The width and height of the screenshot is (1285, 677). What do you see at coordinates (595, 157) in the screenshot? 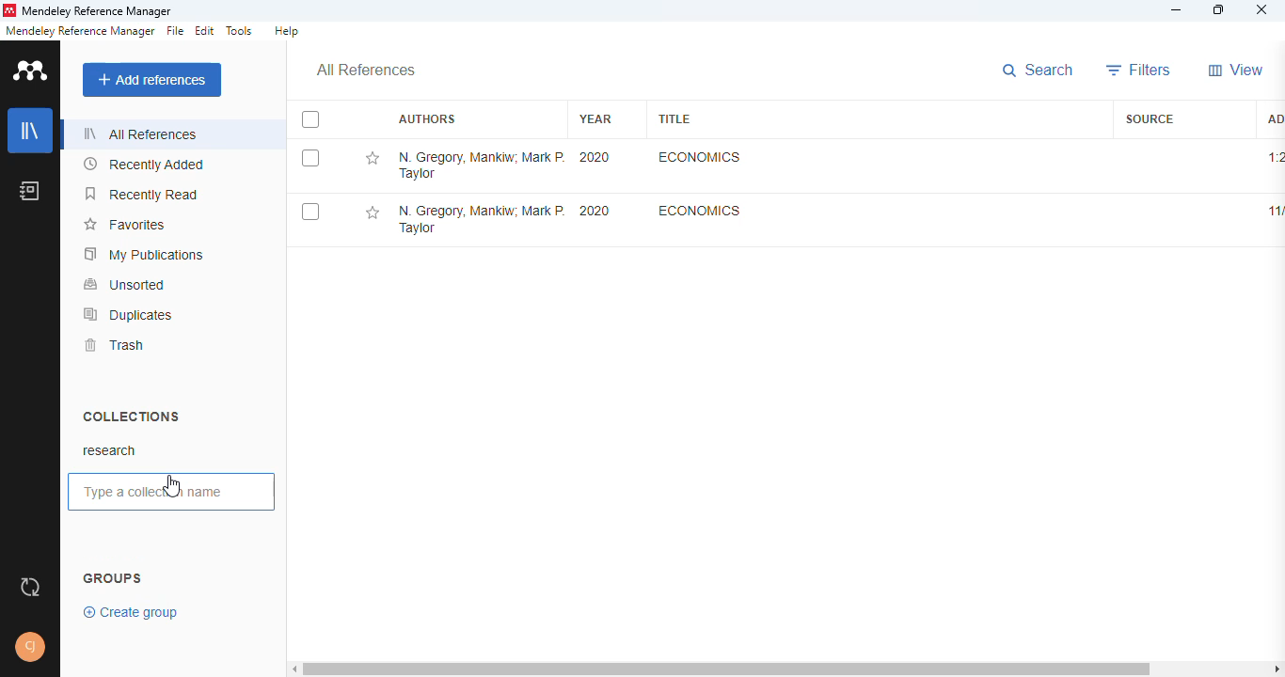
I see `2020` at bounding box center [595, 157].